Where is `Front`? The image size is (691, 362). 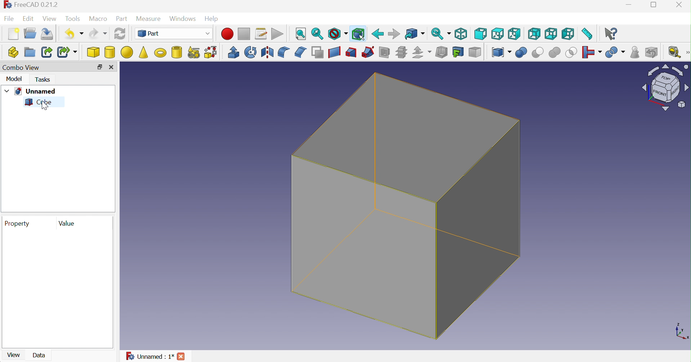
Front is located at coordinates (481, 33).